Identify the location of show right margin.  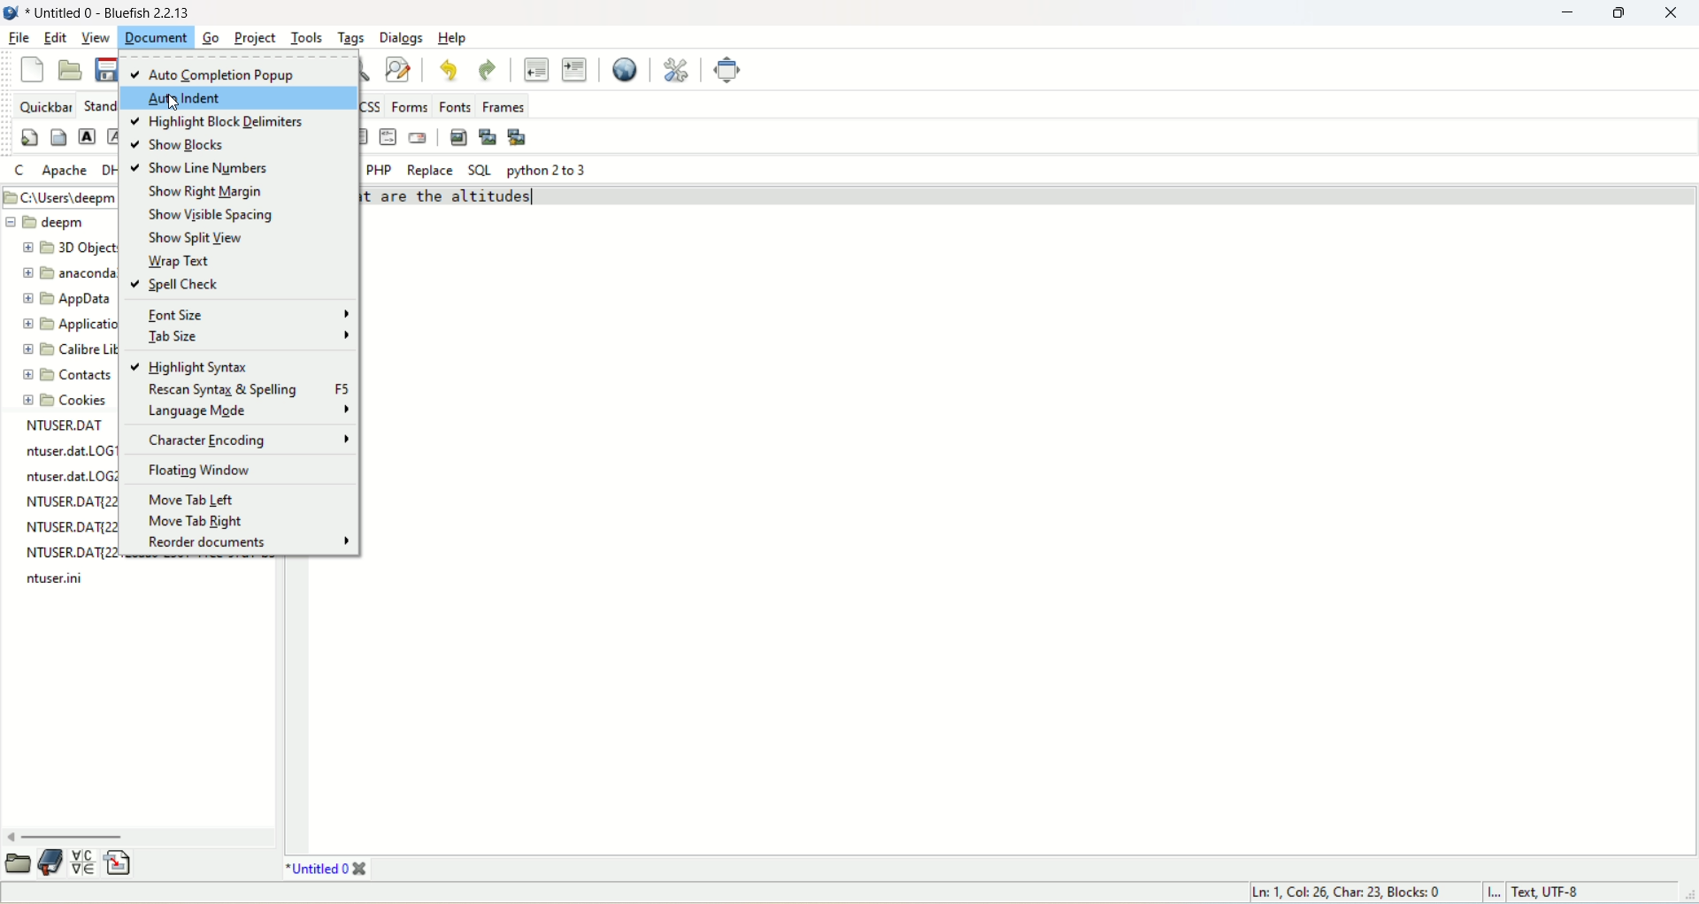
(201, 192).